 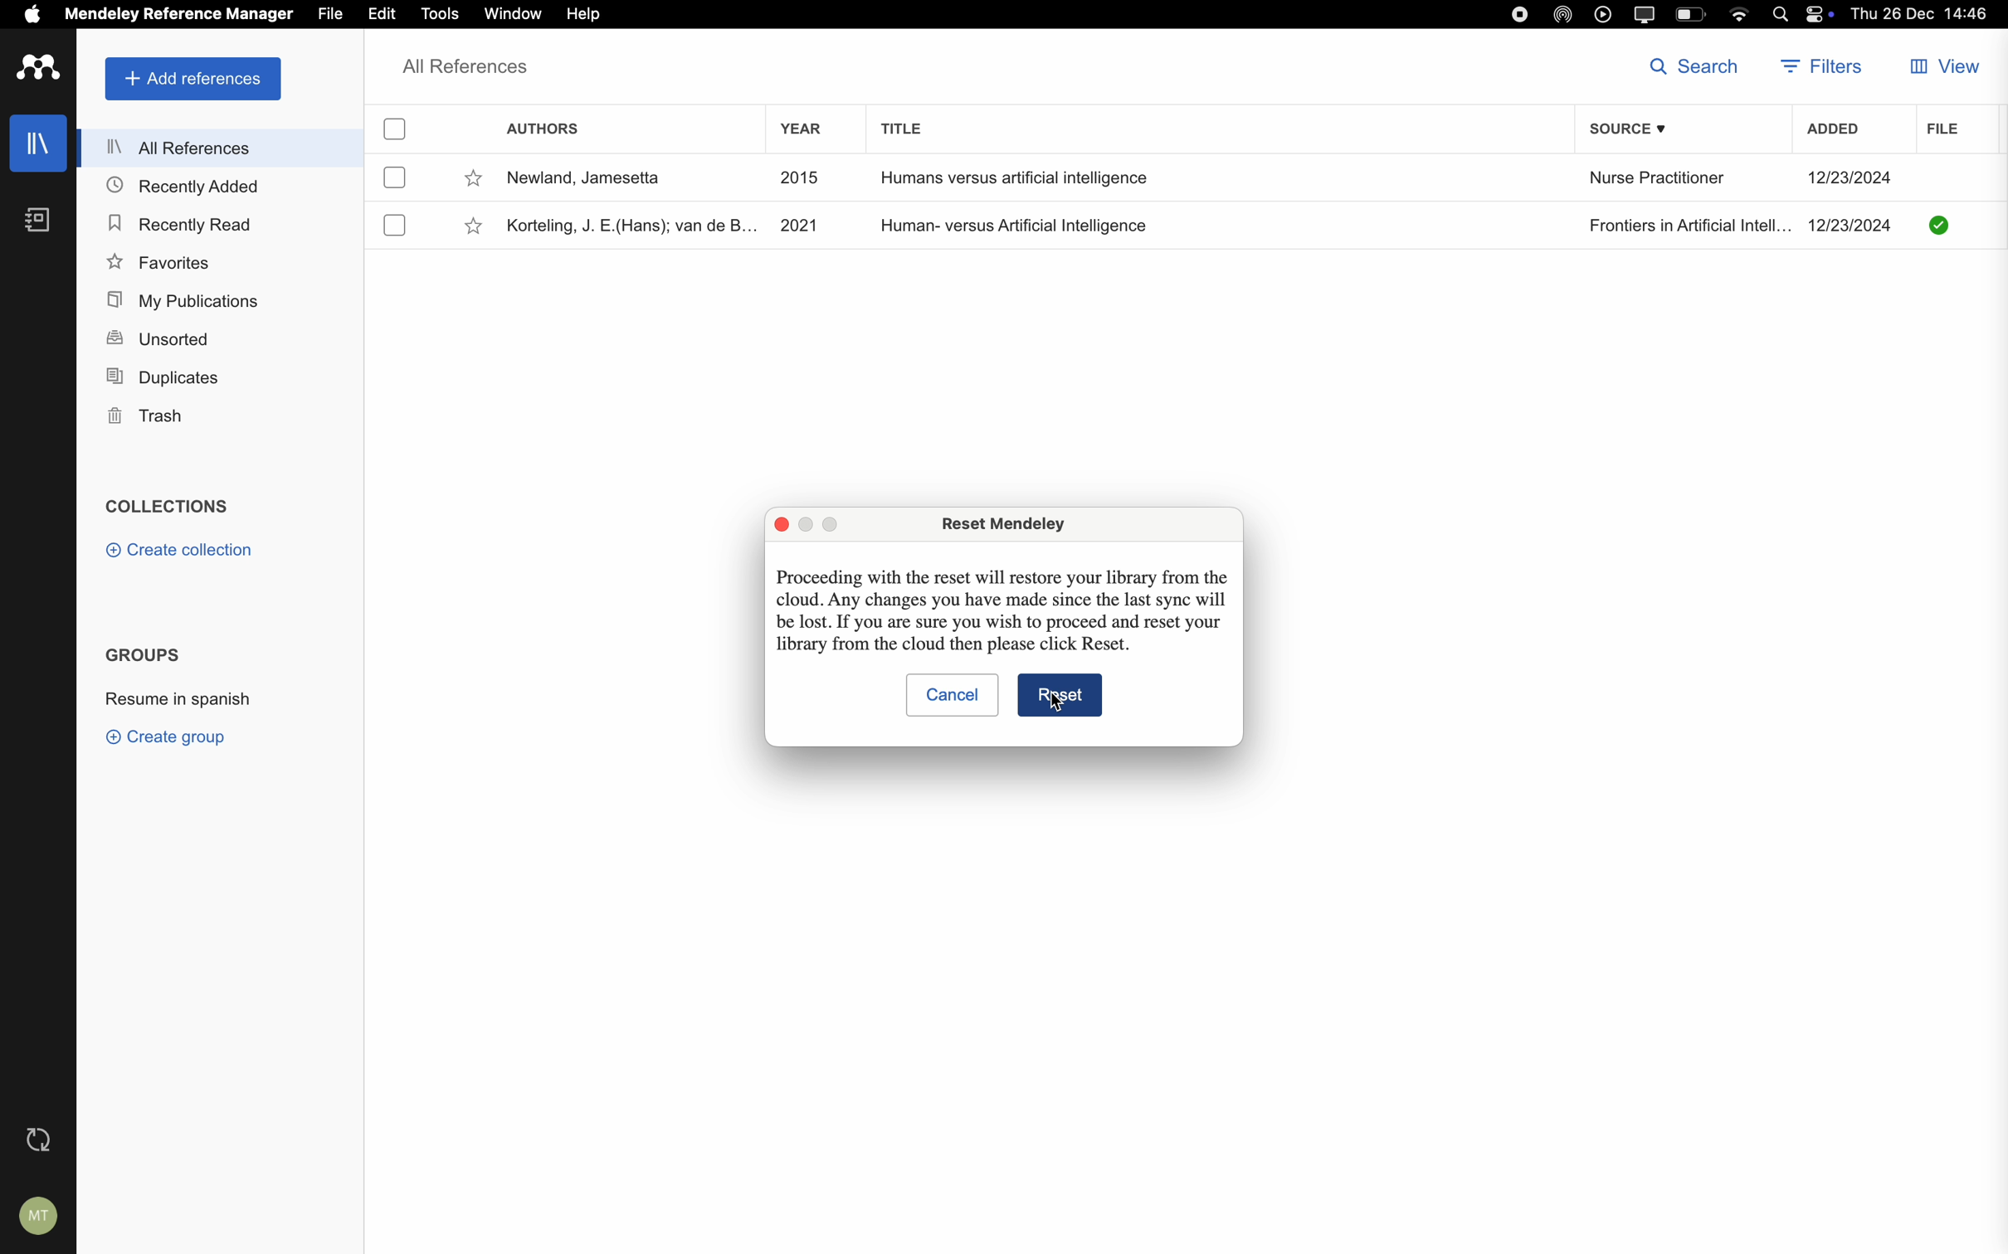 What do you see at coordinates (1835, 129) in the screenshot?
I see `added` at bounding box center [1835, 129].